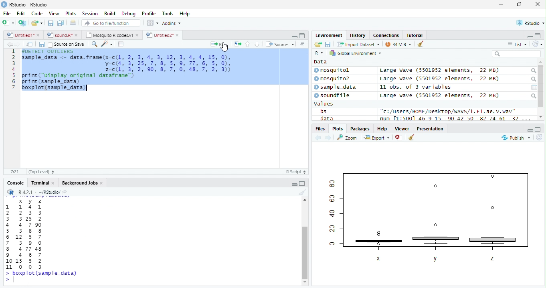 The width and height of the screenshot is (546, 288). Describe the element at coordinates (516, 53) in the screenshot. I see `search bar` at that location.